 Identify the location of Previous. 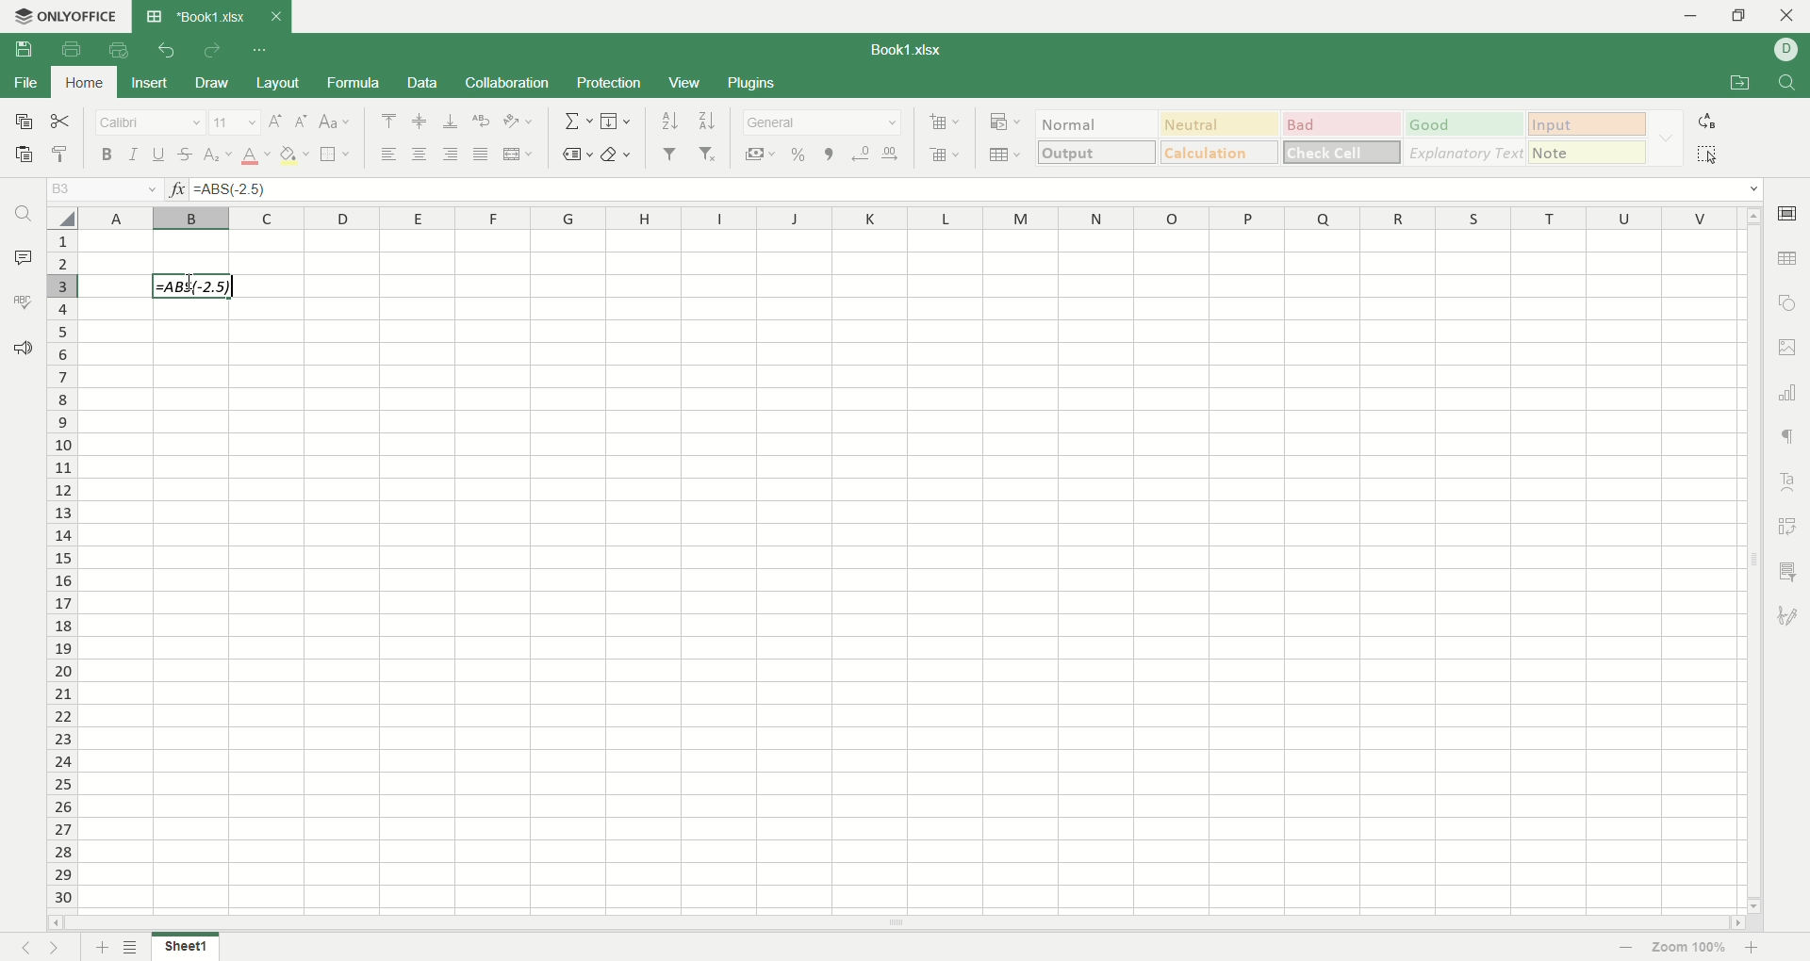
(24, 947).